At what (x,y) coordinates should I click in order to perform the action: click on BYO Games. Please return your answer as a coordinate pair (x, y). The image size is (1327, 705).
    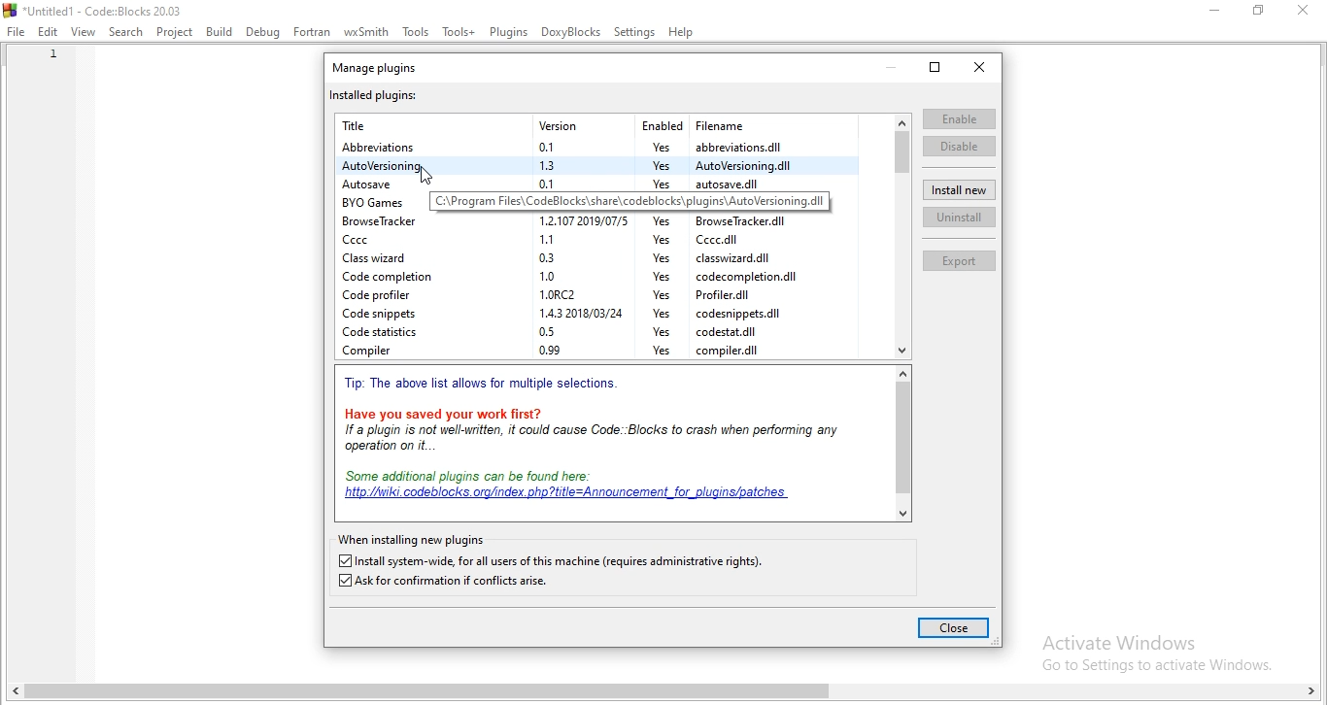
    Looking at the image, I should click on (374, 204).